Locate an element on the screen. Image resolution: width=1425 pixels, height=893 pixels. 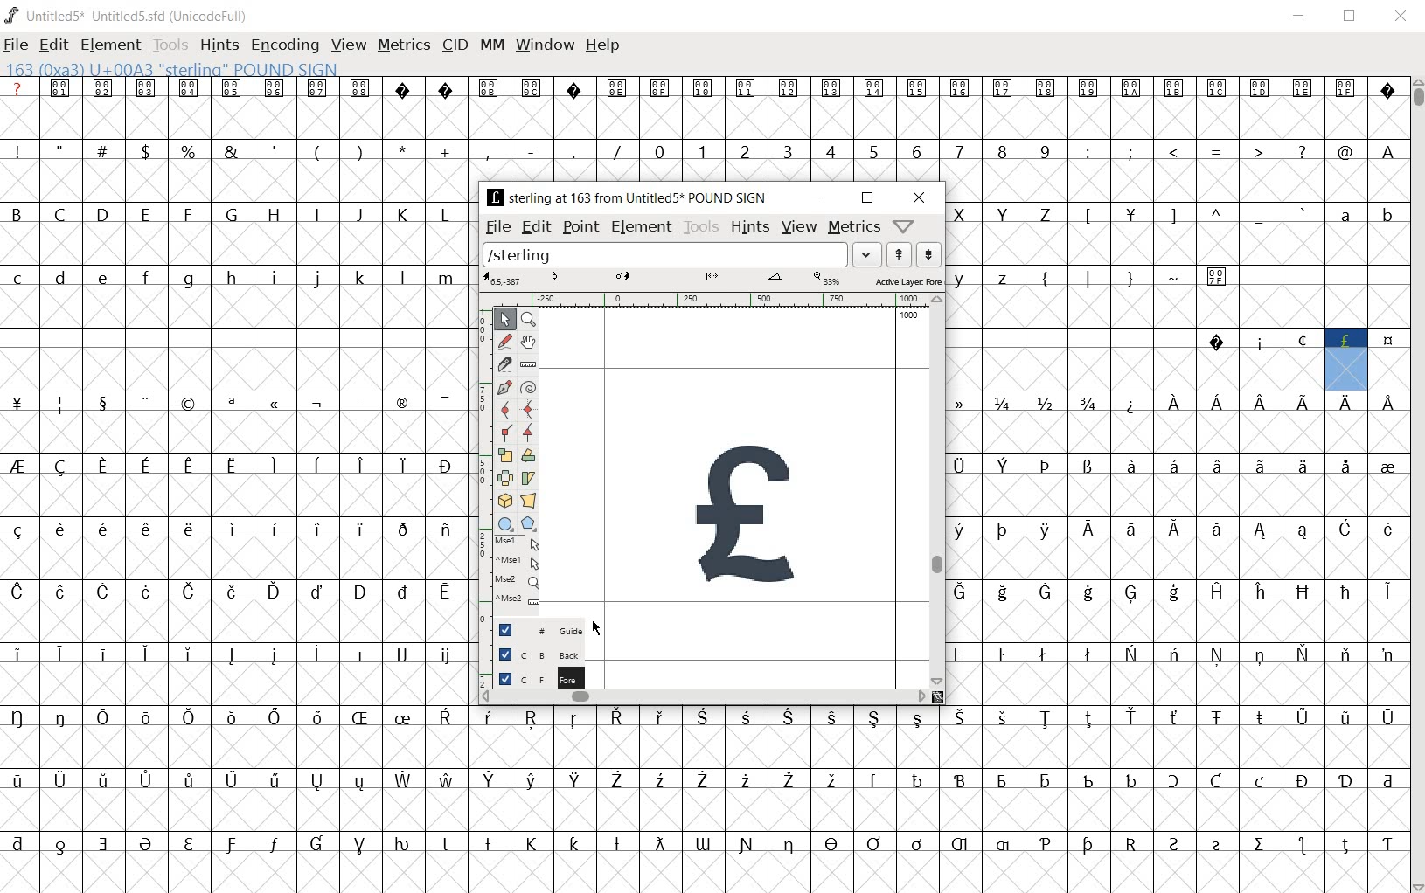
Symbol is located at coordinates (1387, 717).